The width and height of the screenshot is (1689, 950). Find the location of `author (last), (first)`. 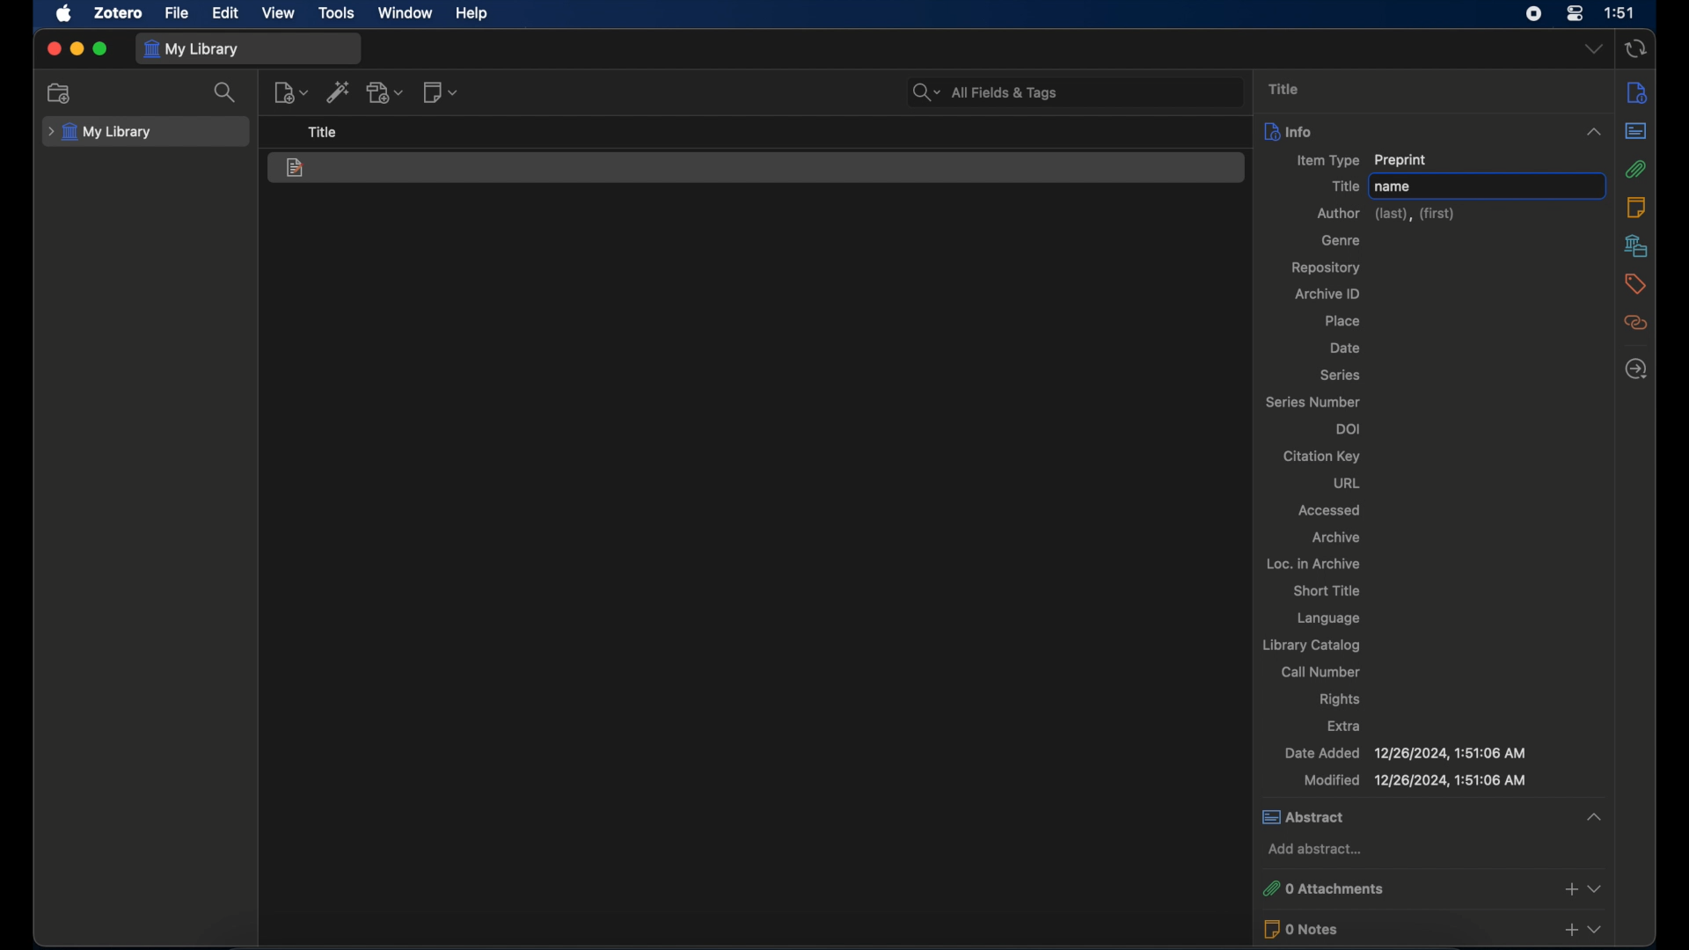

author (last), (first) is located at coordinates (1385, 214).